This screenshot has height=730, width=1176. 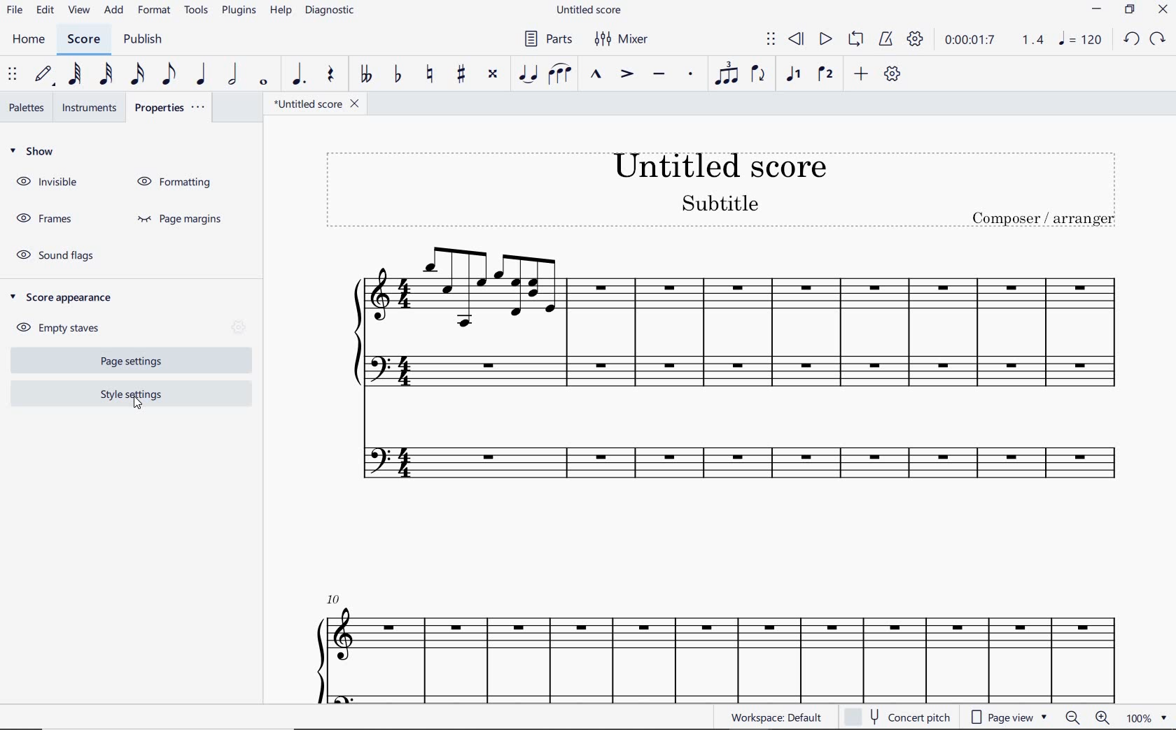 I want to click on 16TH NOTE, so click(x=137, y=75).